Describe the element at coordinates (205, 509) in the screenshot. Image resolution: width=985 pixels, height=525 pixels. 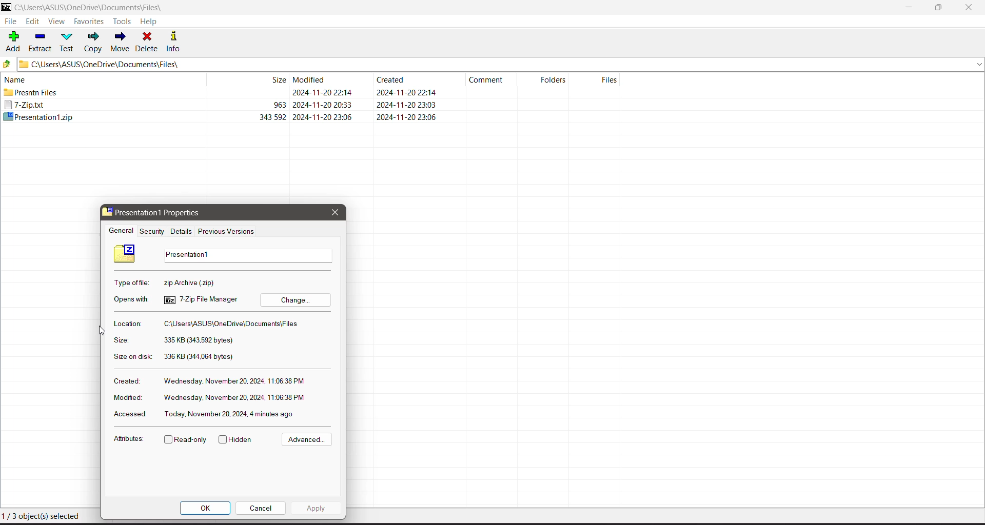
I see `OK` at that location.